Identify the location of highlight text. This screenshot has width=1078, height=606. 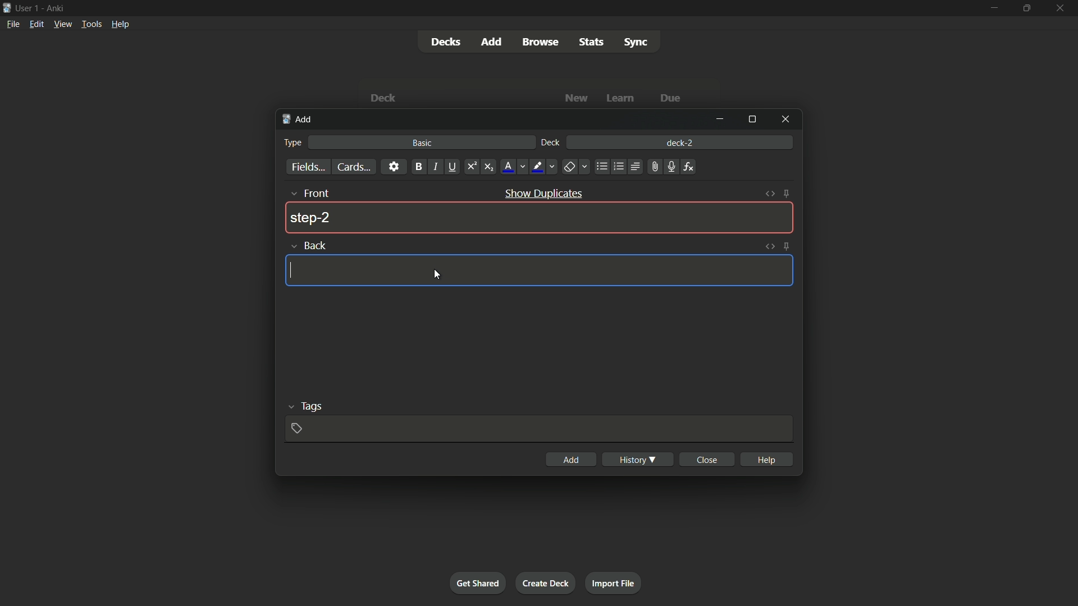
(543, 167).